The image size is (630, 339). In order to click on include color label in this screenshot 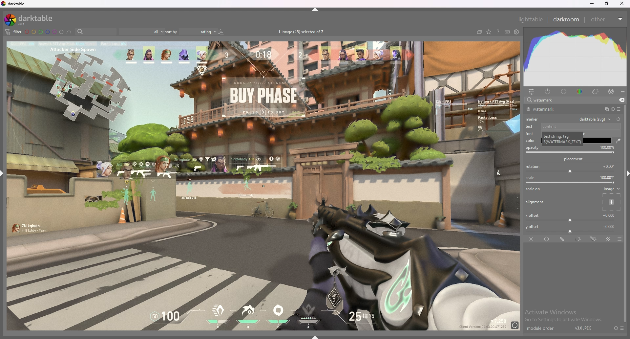, I will do `click(69, 32)`.